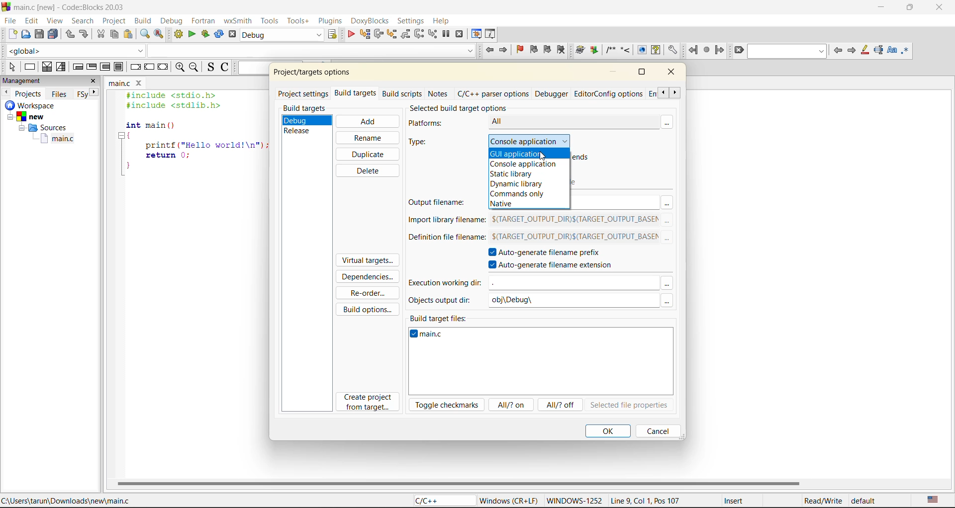 This screenshot has width=955, height=508. What do you see at coordinates (740, 51) in the screenshot?
I see `clear` at bounding box center [740, 51].